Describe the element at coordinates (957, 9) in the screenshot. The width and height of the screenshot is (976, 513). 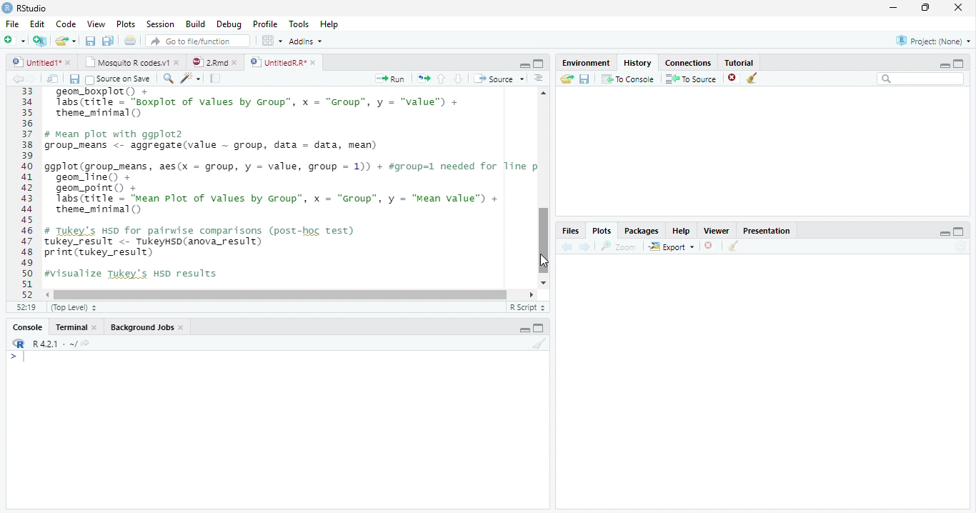
I see `Close` at that location.